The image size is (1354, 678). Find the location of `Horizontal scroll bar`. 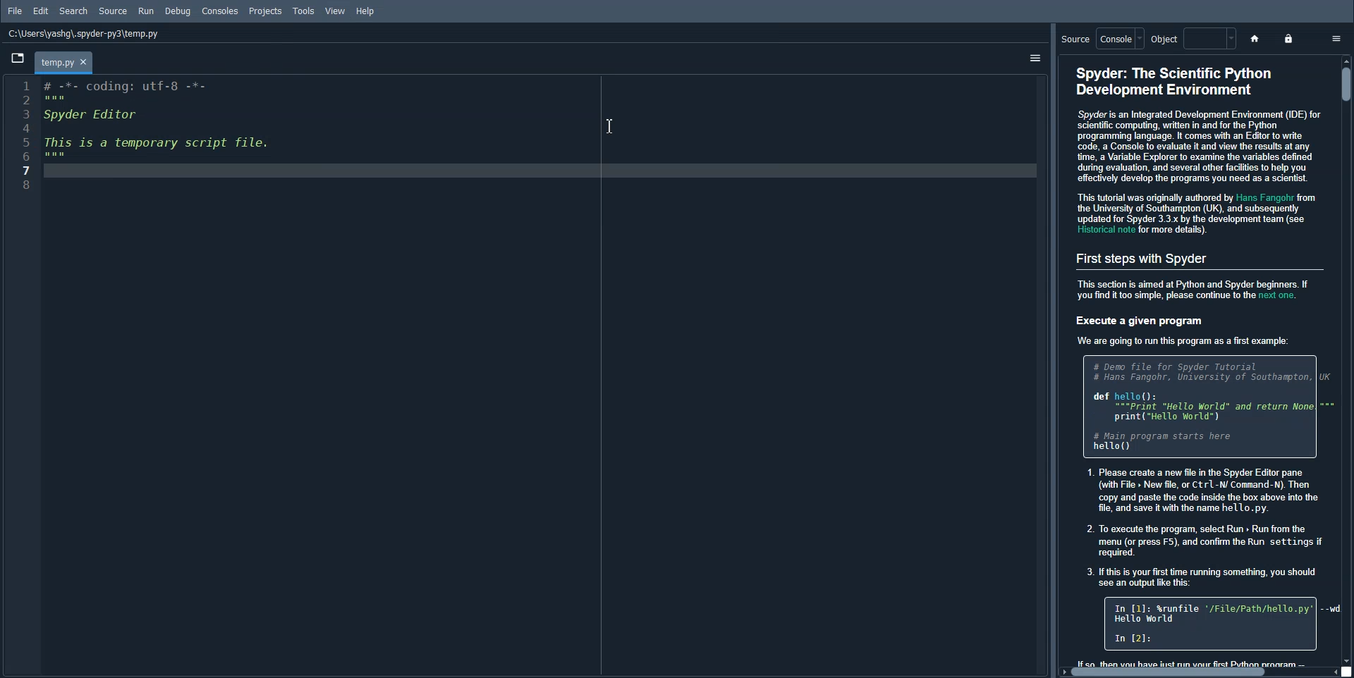

Horizontal scroll bar is located at coordinates (1171, 672).